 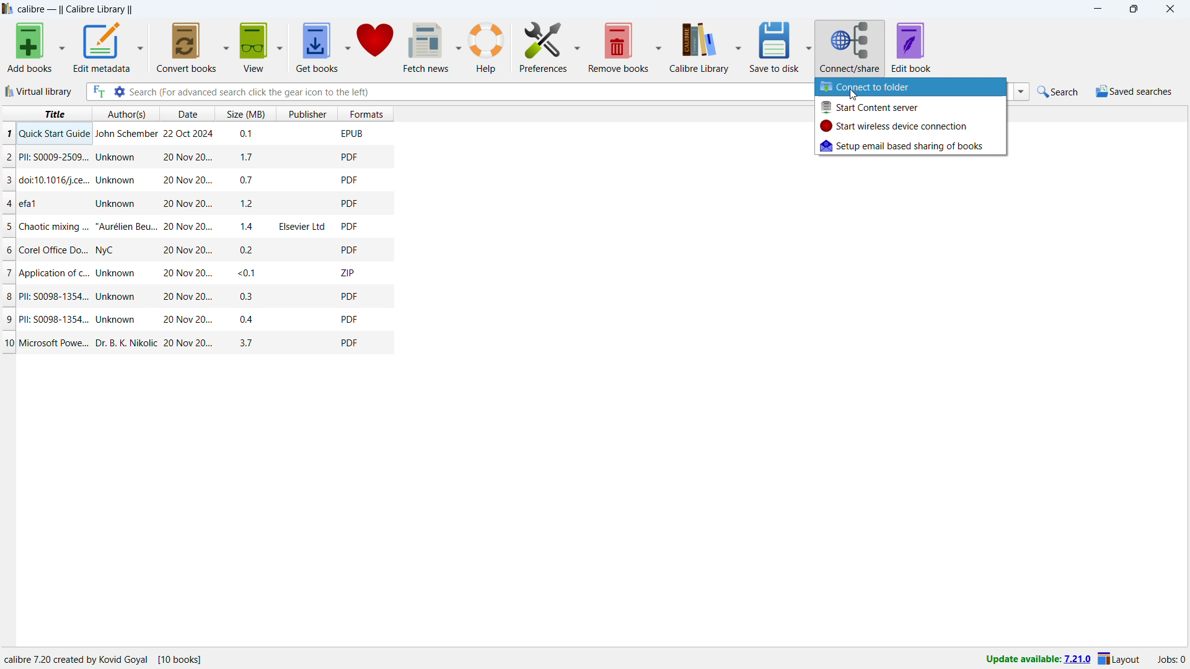 I want to click on one book entry, so click(x=193, y=204).